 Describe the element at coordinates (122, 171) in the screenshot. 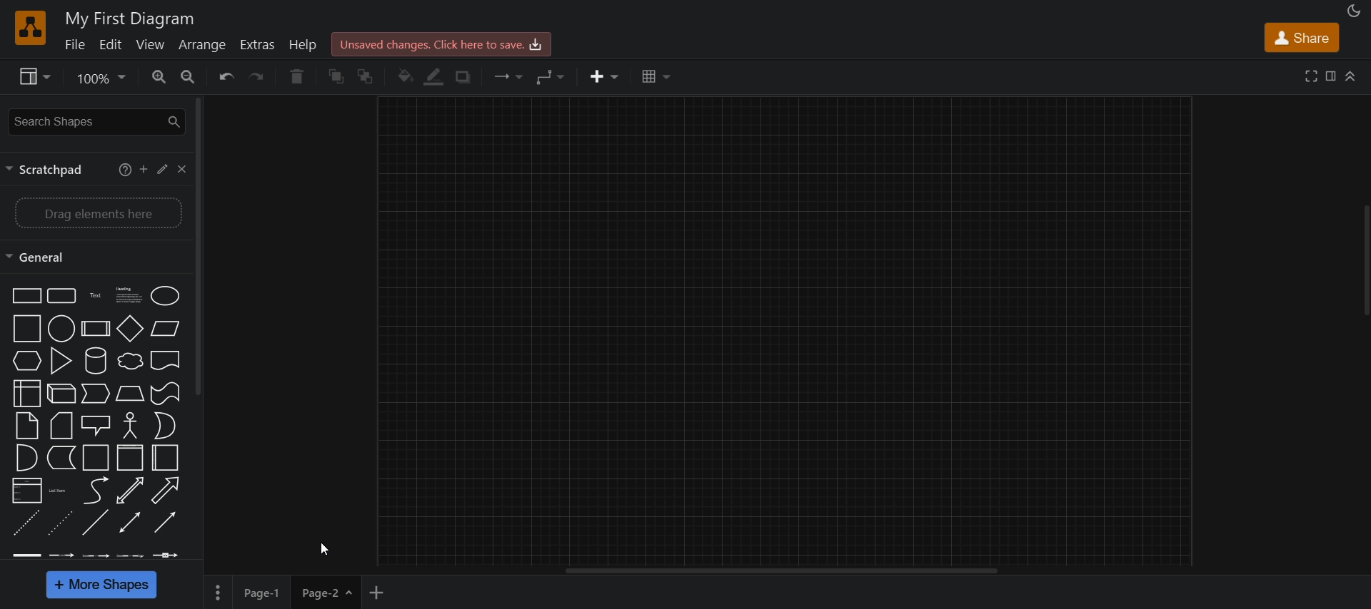

I see `help` at that location.